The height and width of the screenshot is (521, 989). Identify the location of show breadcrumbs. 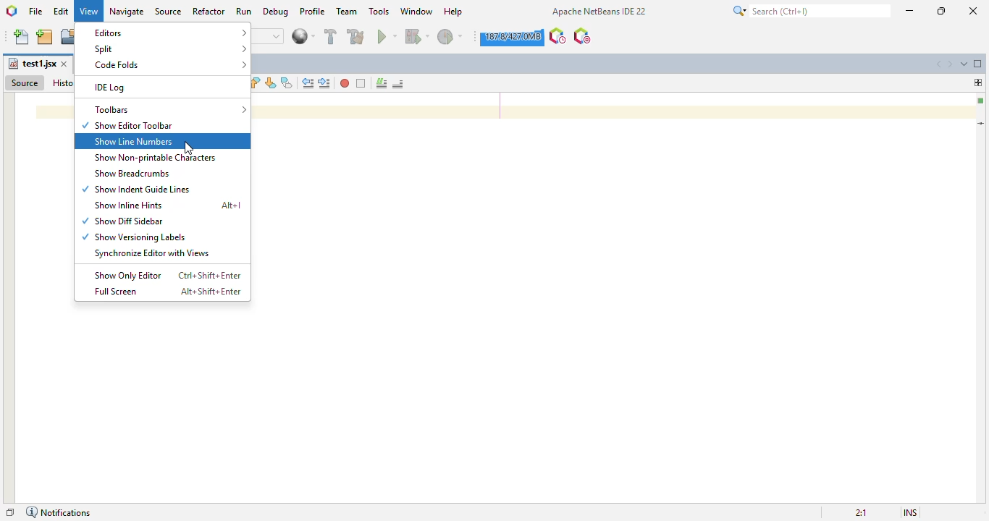
(130, 173).